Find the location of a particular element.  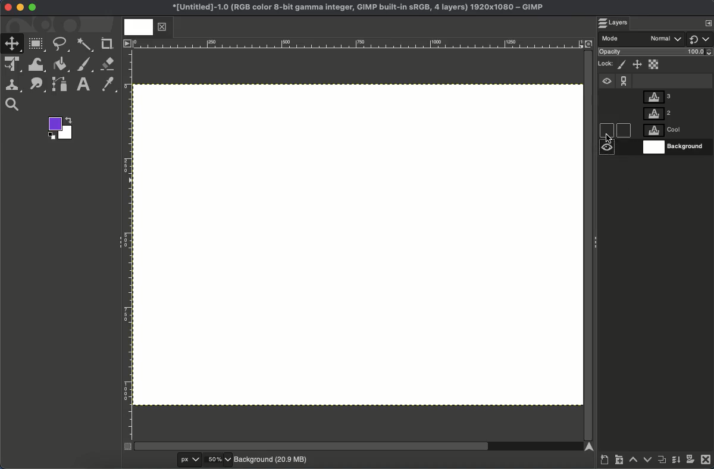

Path is located at coordinates (61, 86).